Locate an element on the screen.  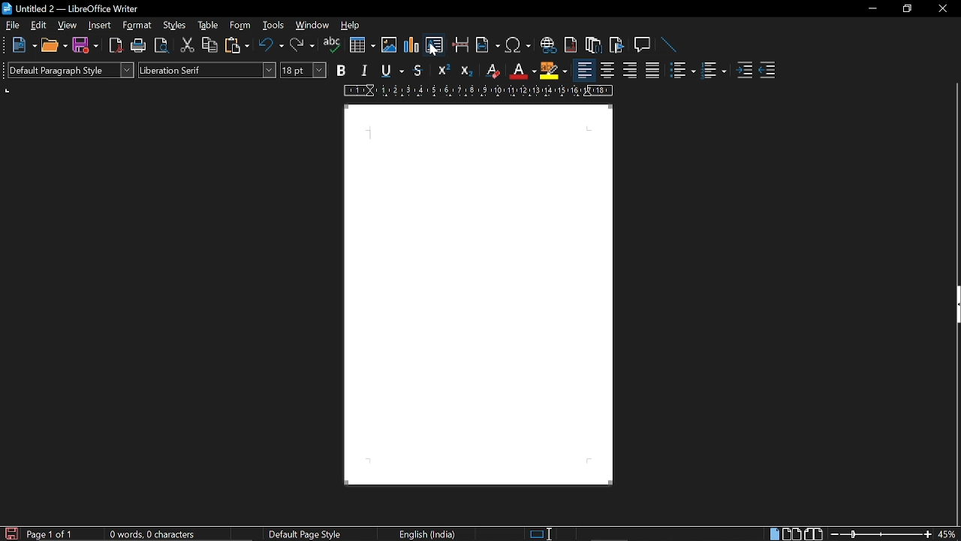
cut is located at coordinates (185, 47).